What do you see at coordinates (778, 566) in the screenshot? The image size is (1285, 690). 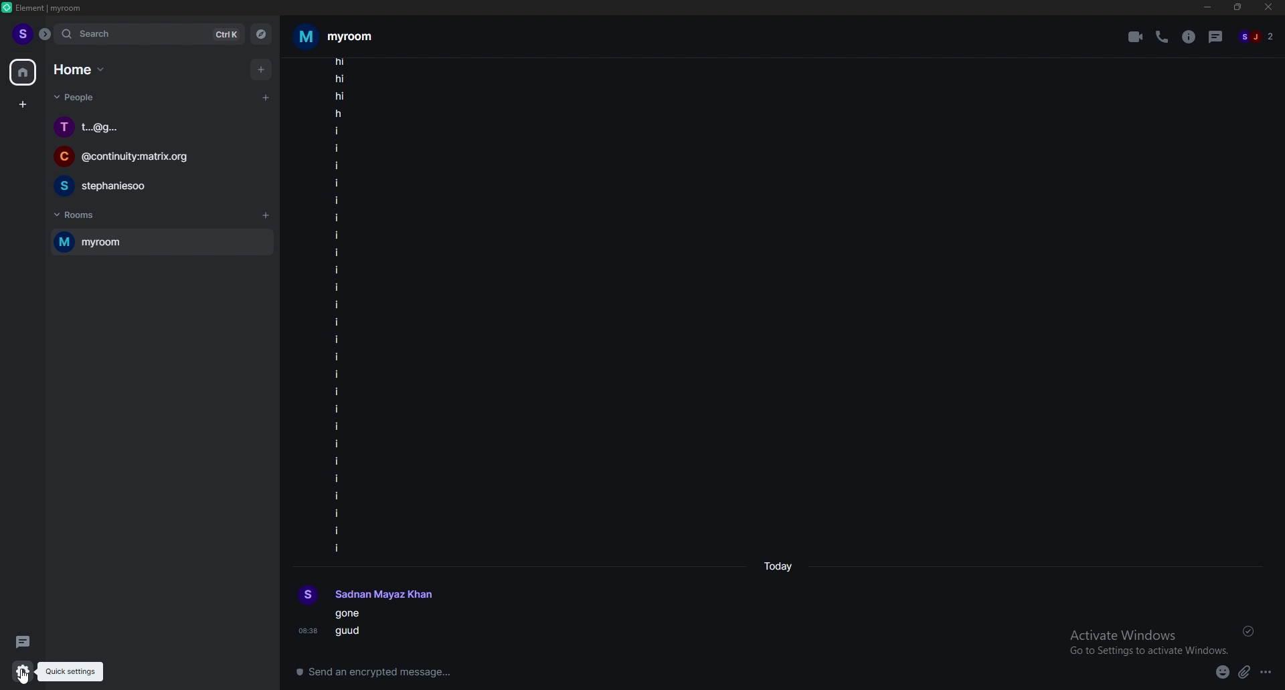 I see `time` at bounding box center [778, 566].